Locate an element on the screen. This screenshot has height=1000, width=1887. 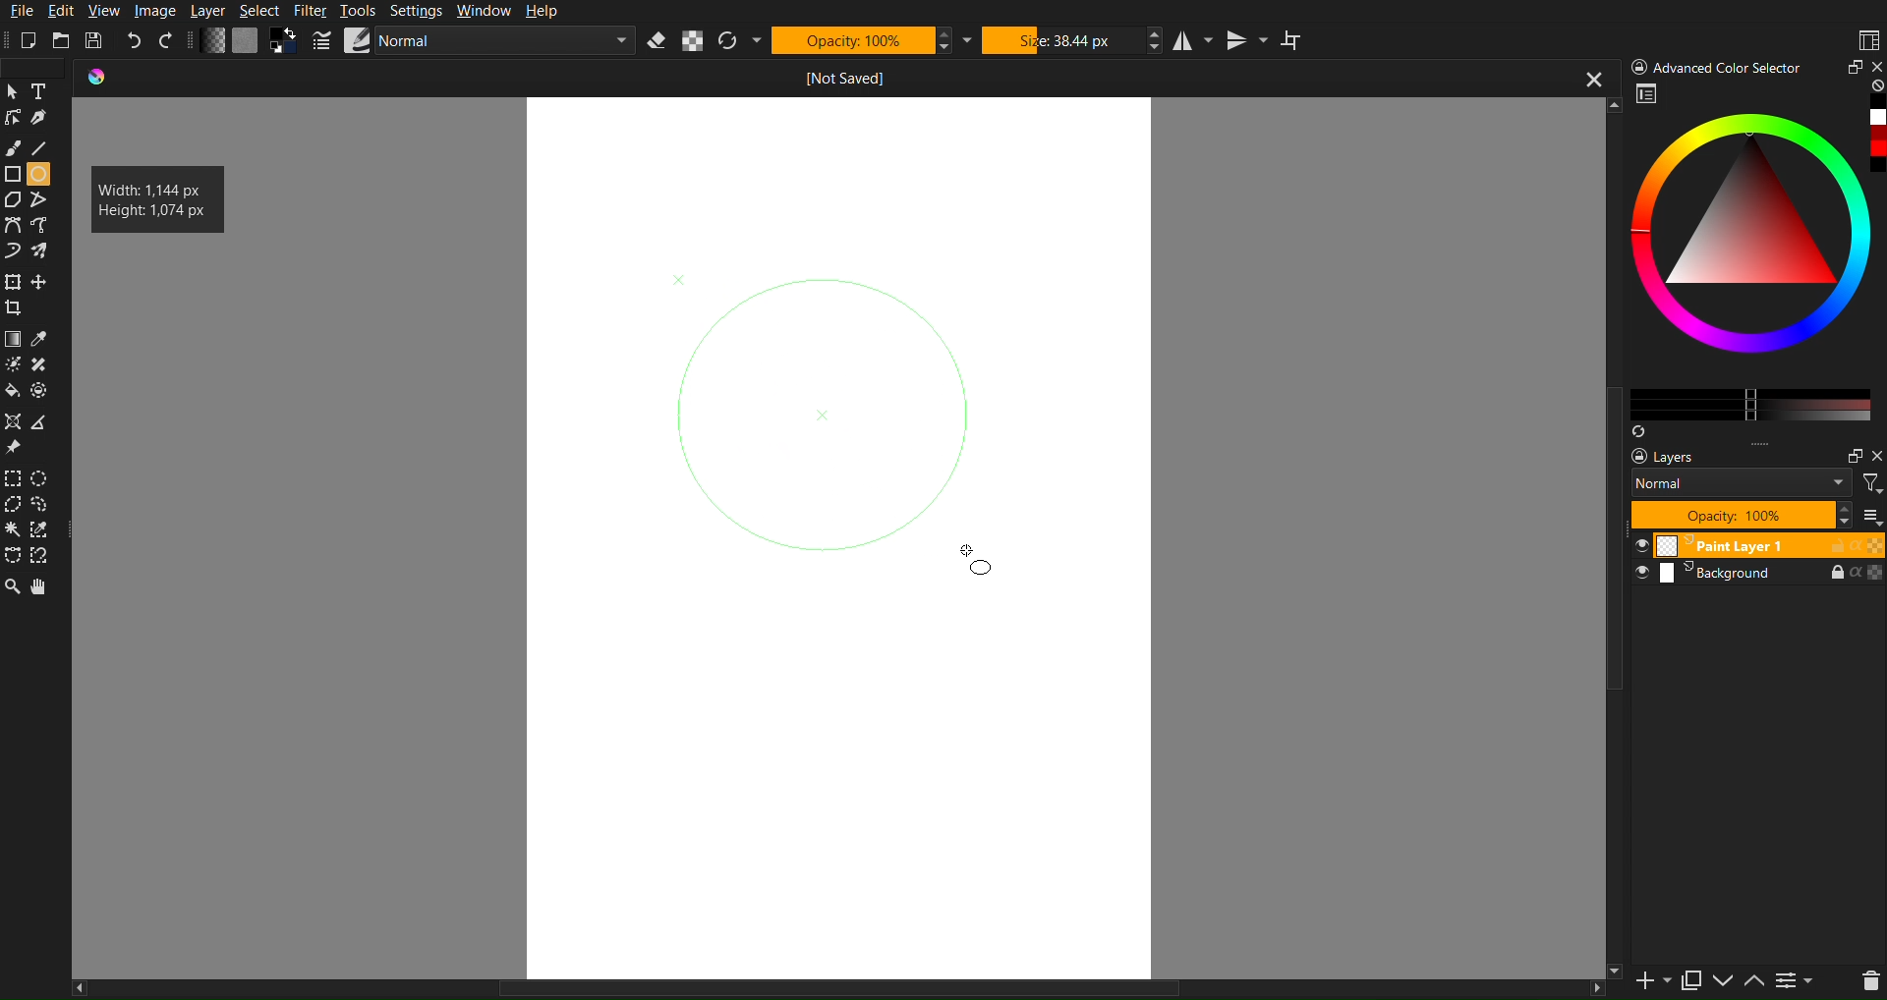
maximize is located at coordinates (1850, 456).